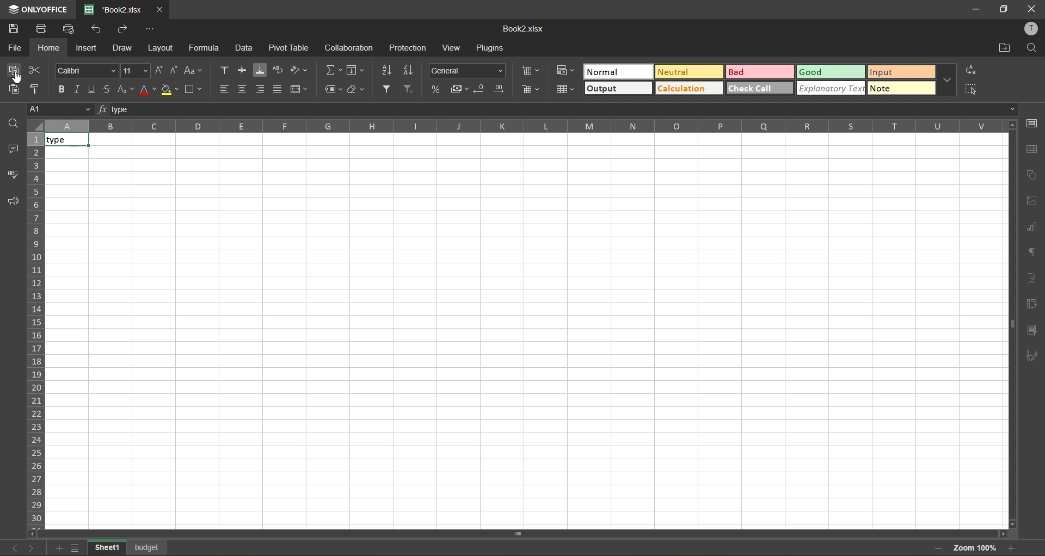 Image resolution: width=1045 pixels, height=556 pixels. Describe the element at coordinates (280, 89) in the screenshot. I see `justified` at that location.